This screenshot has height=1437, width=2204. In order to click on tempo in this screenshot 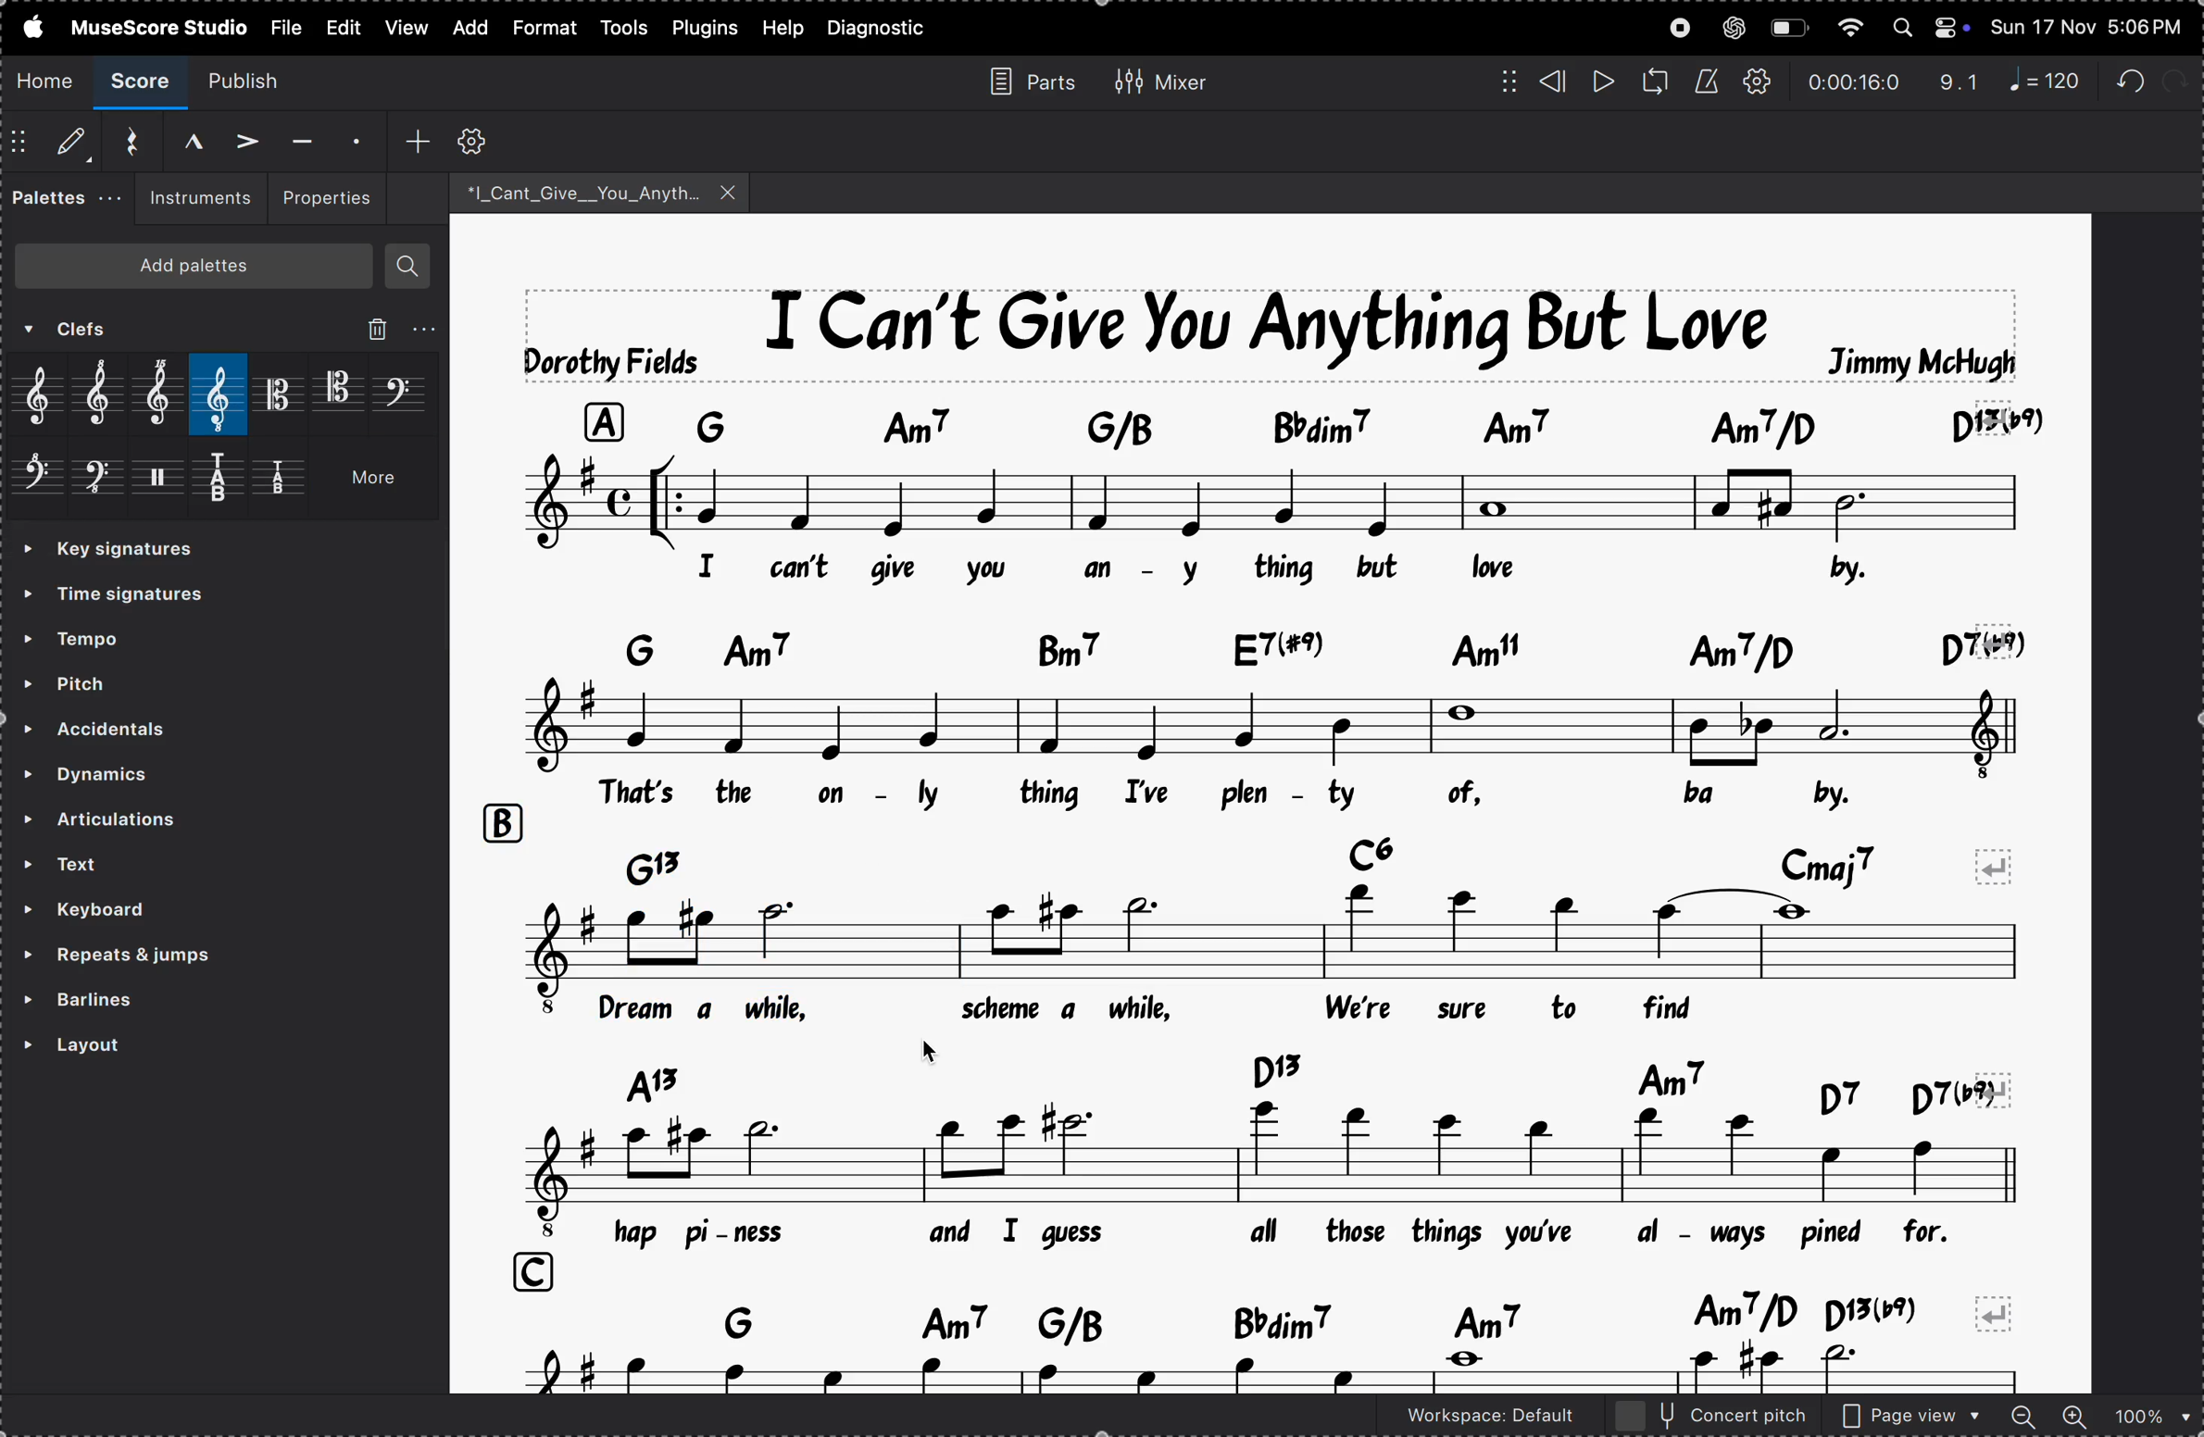, I will do `click(126, 636)`.